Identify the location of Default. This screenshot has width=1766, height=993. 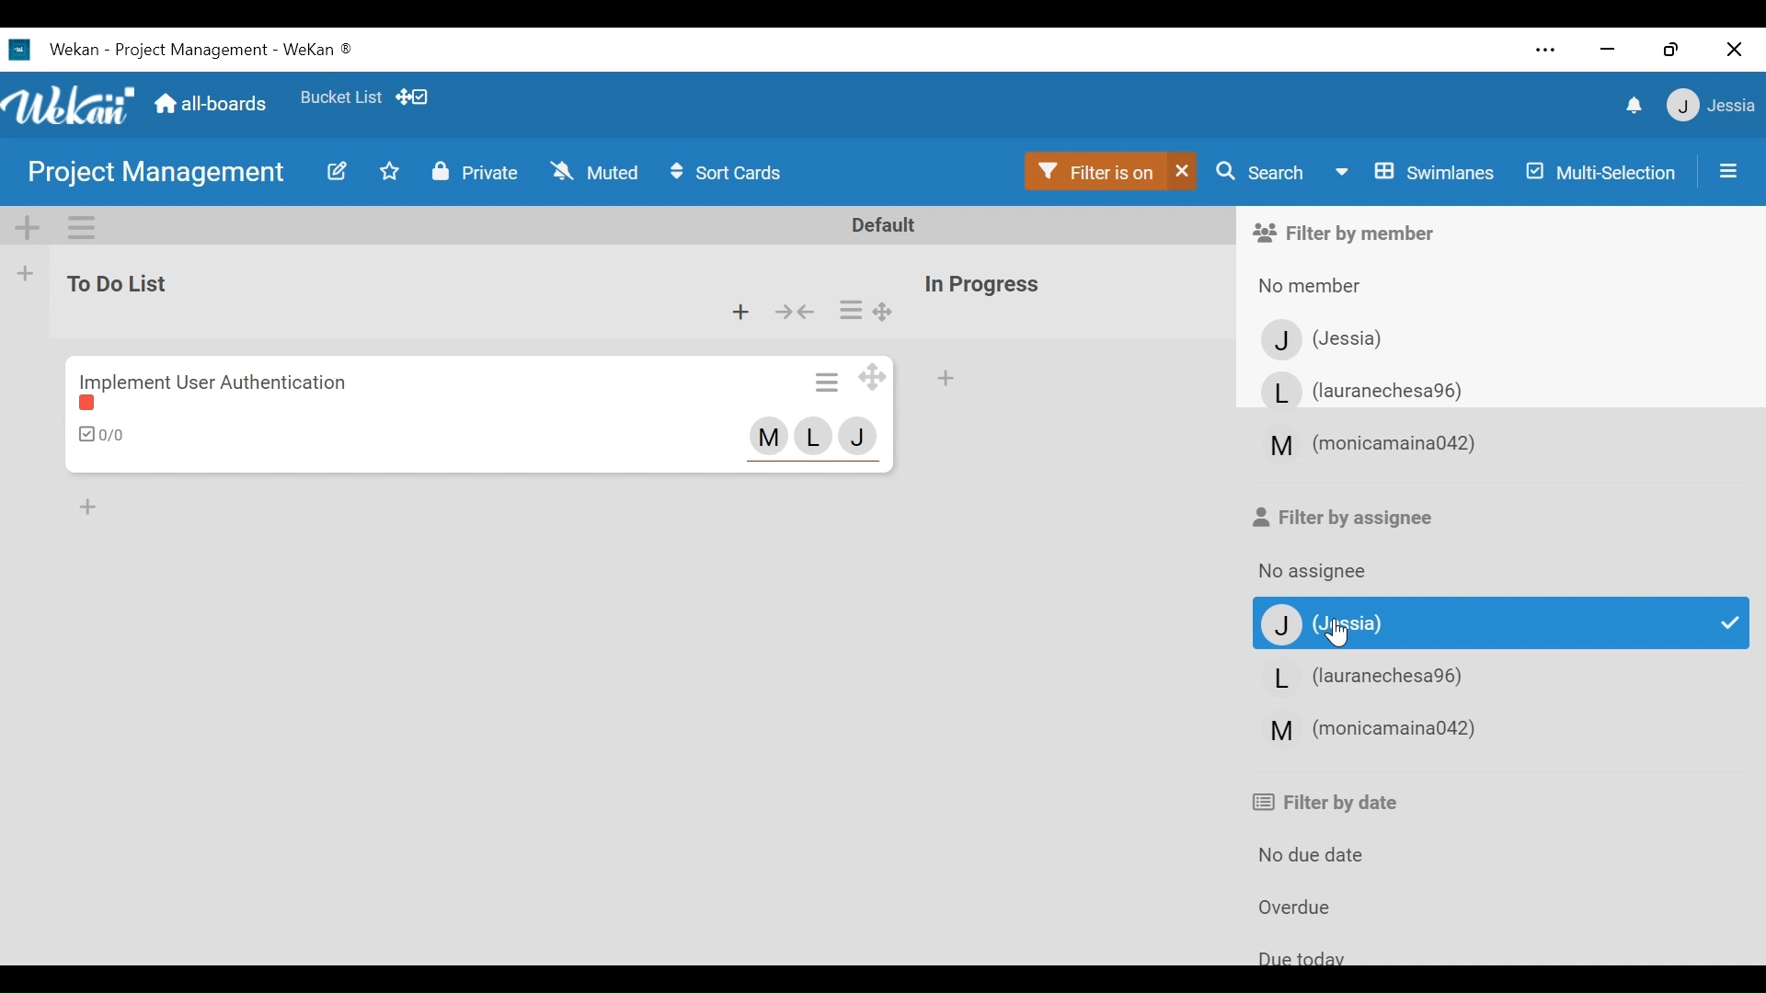
(878, 224).